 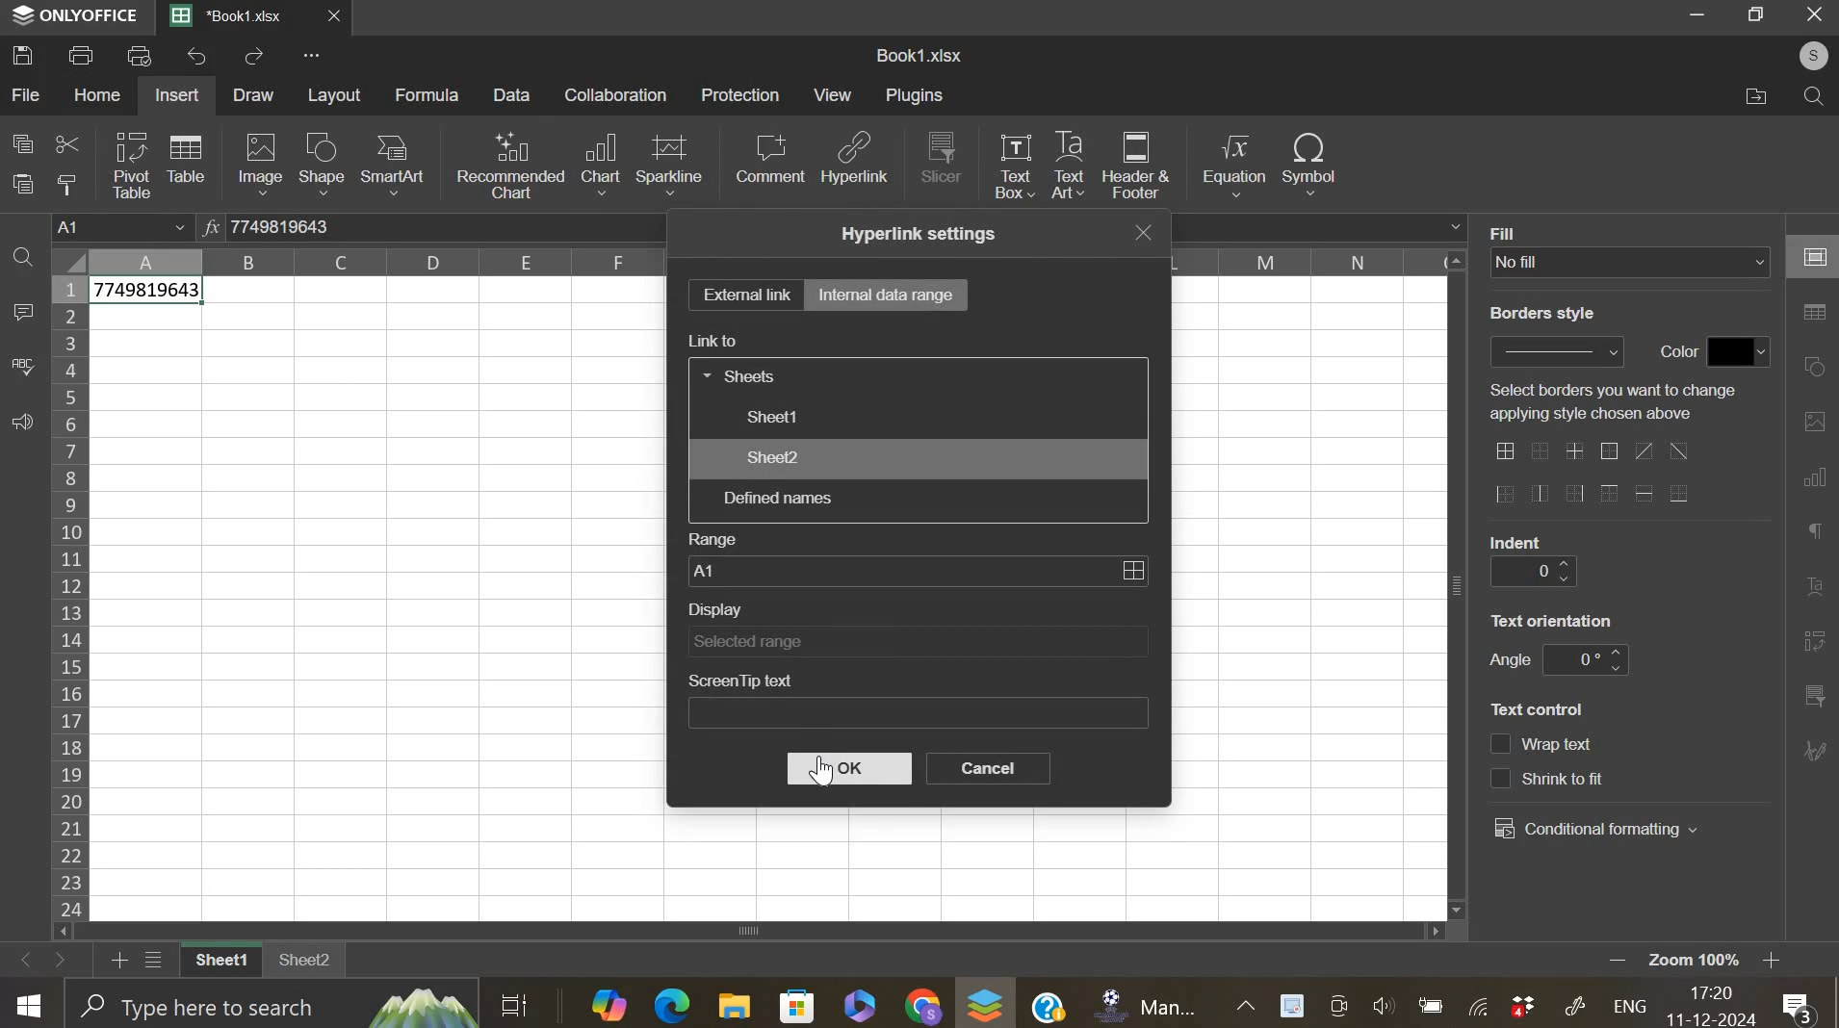 I want to click on column, so click(x=378, y=262).